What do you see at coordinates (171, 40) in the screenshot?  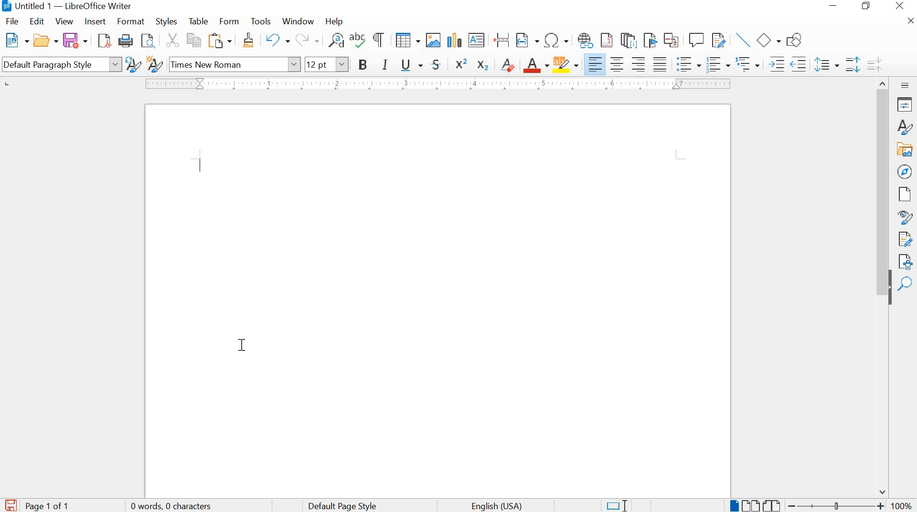 I see `CUT` at bounding box center [171, 40].